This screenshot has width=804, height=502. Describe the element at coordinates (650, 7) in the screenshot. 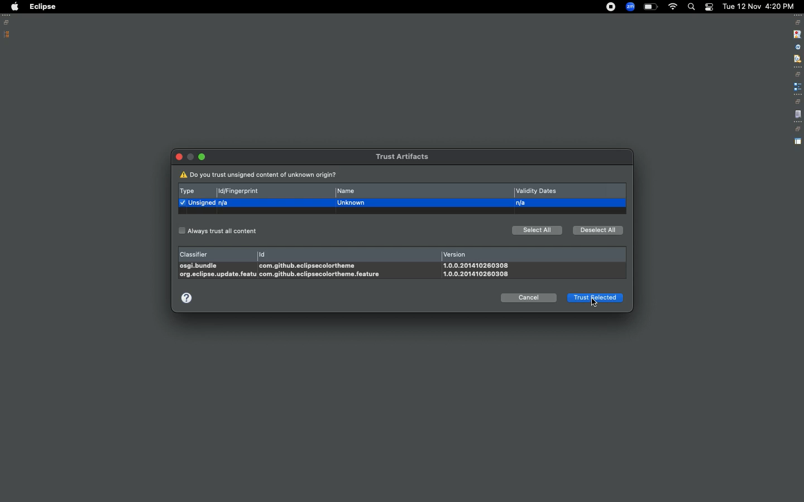

I see `Charge` at that location.